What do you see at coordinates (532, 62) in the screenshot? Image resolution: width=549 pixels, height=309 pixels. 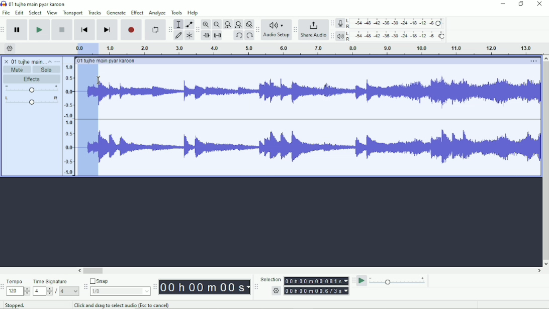 I see `Options` at bounding box center [532, 62].